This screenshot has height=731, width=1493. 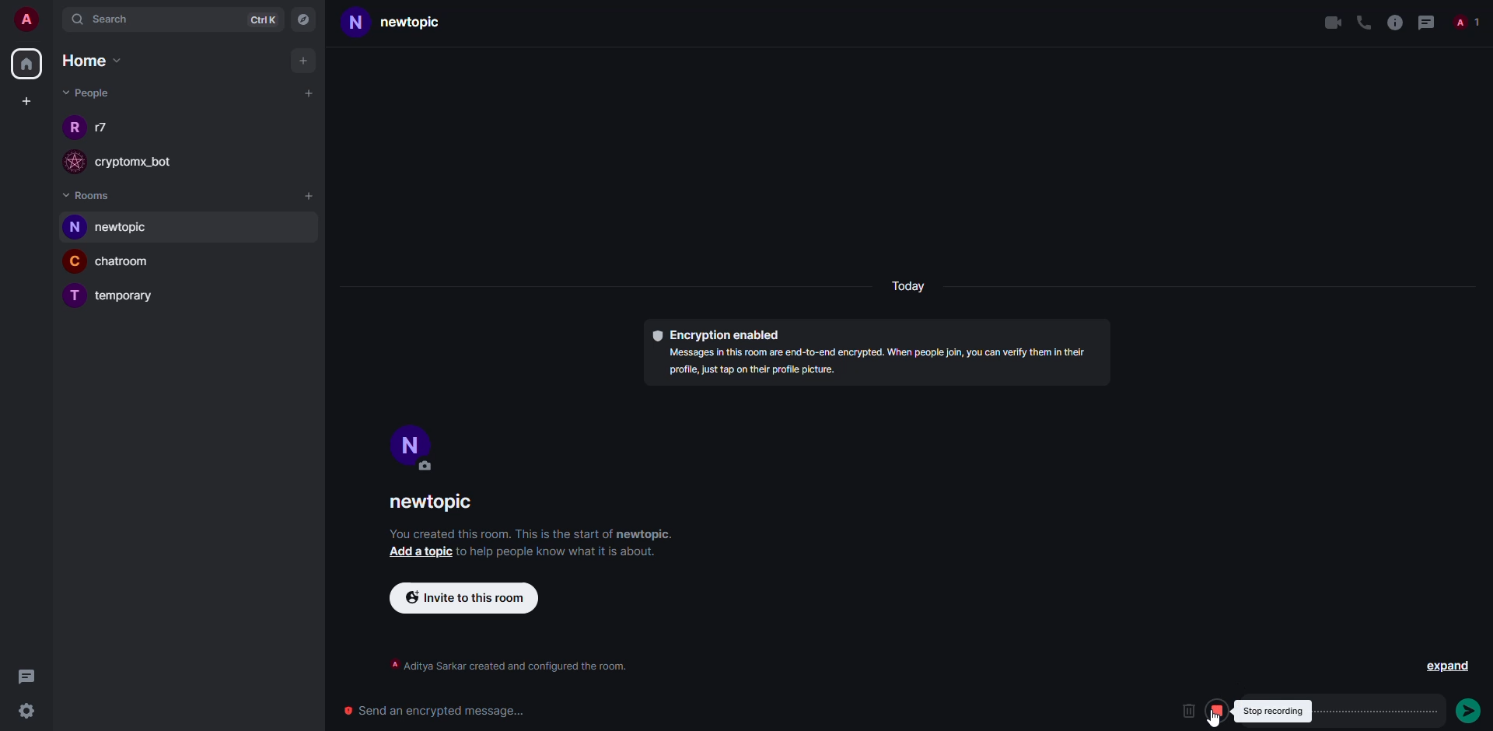 What do you see at coordinates (145, 162) in the screenshot?
I see `bot` at bounding box center [145, 162].